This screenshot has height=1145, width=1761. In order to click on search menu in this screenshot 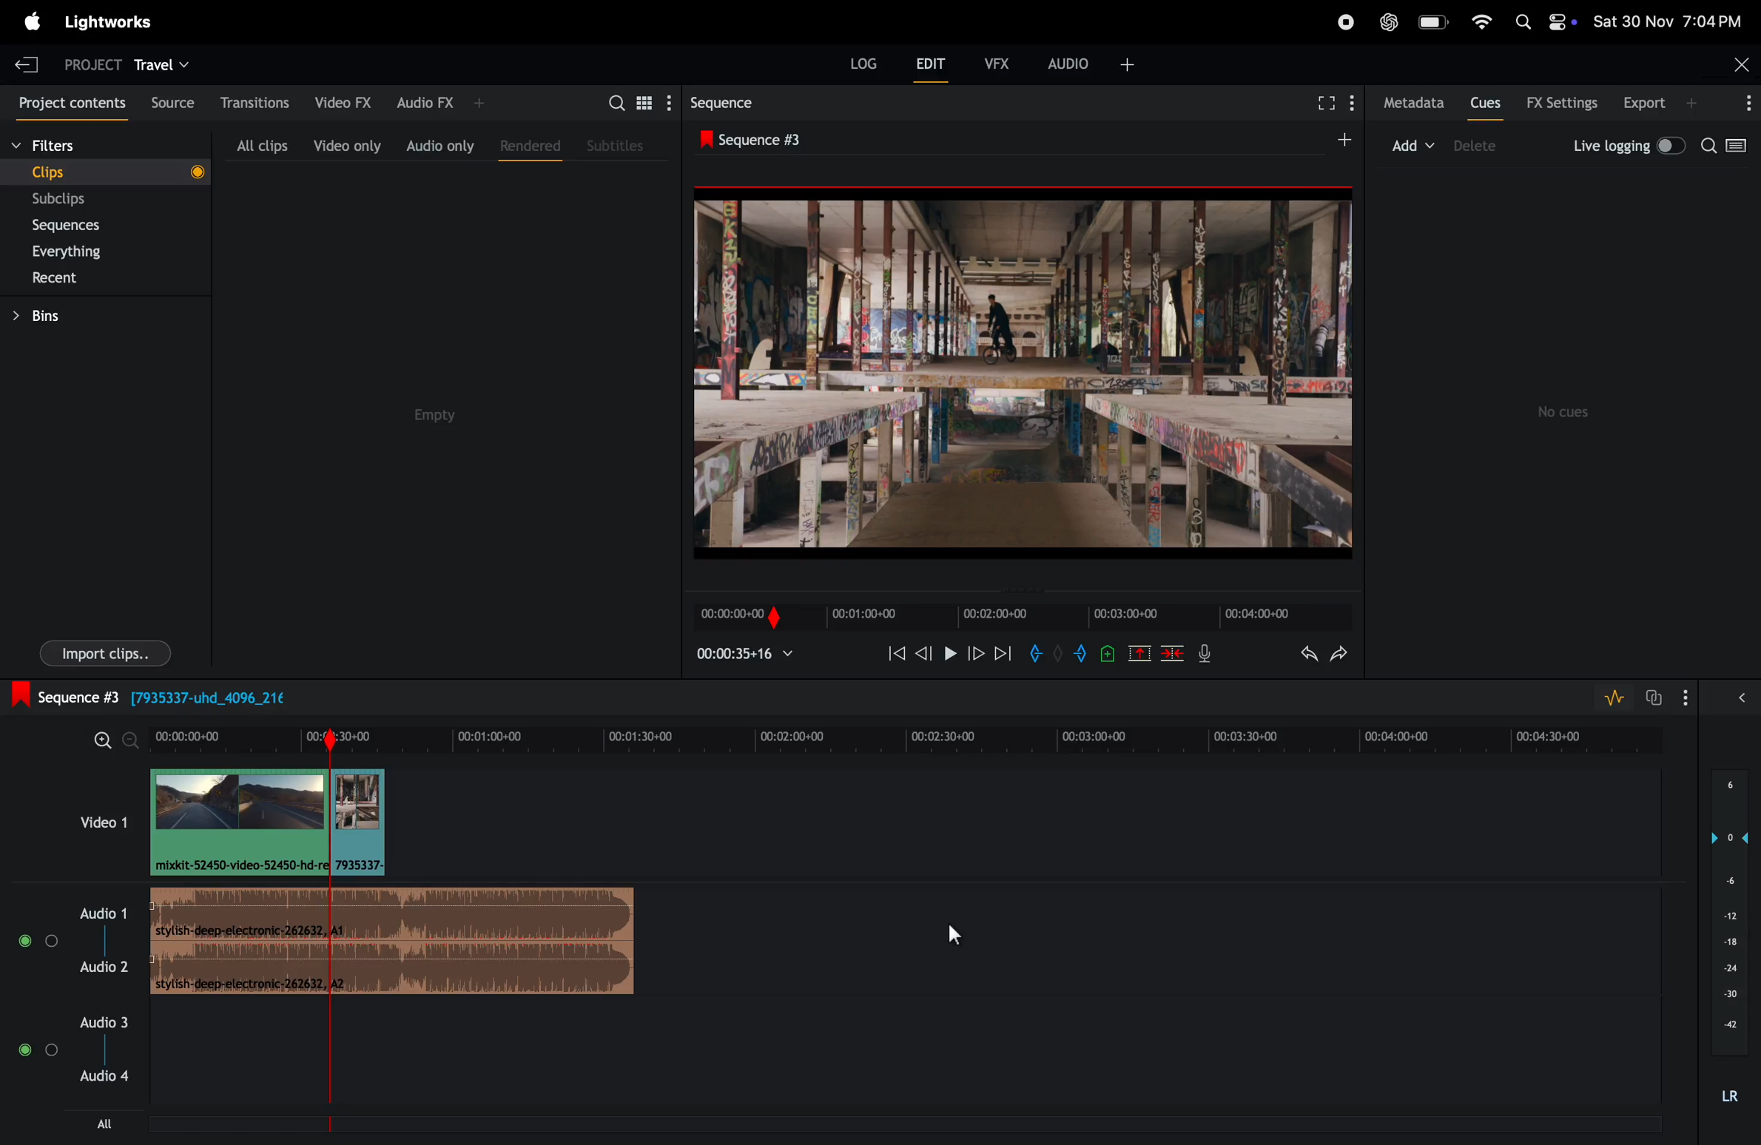, I will do `click(636, 101)`.